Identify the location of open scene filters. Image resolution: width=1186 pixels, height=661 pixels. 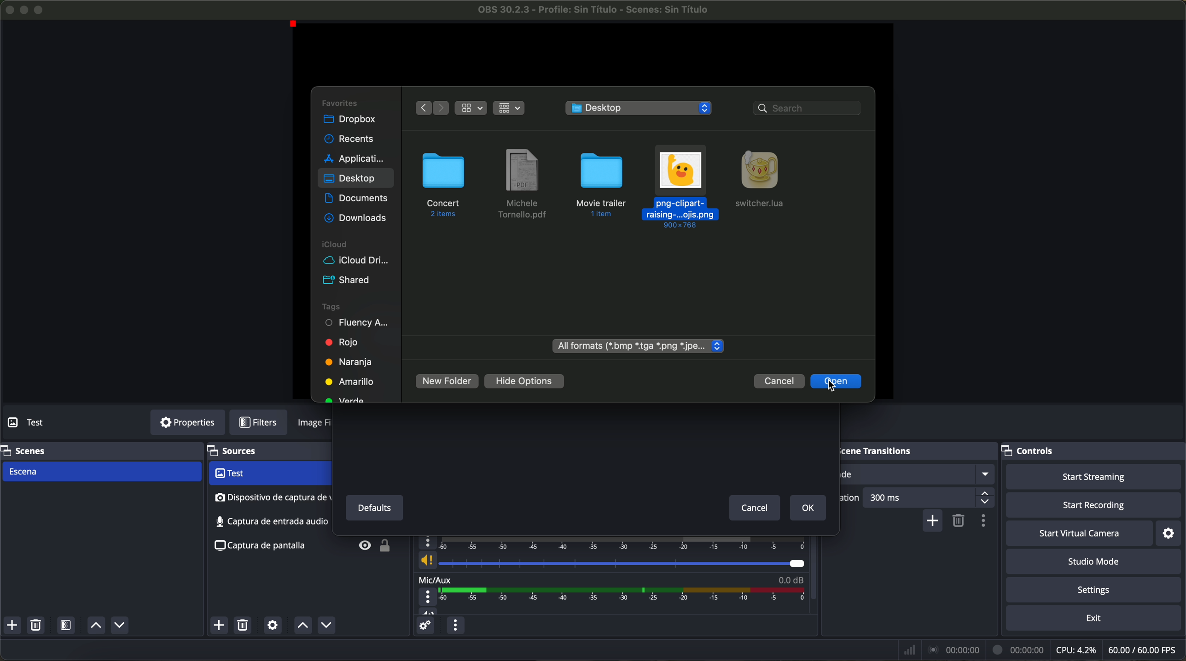
(67, 626).